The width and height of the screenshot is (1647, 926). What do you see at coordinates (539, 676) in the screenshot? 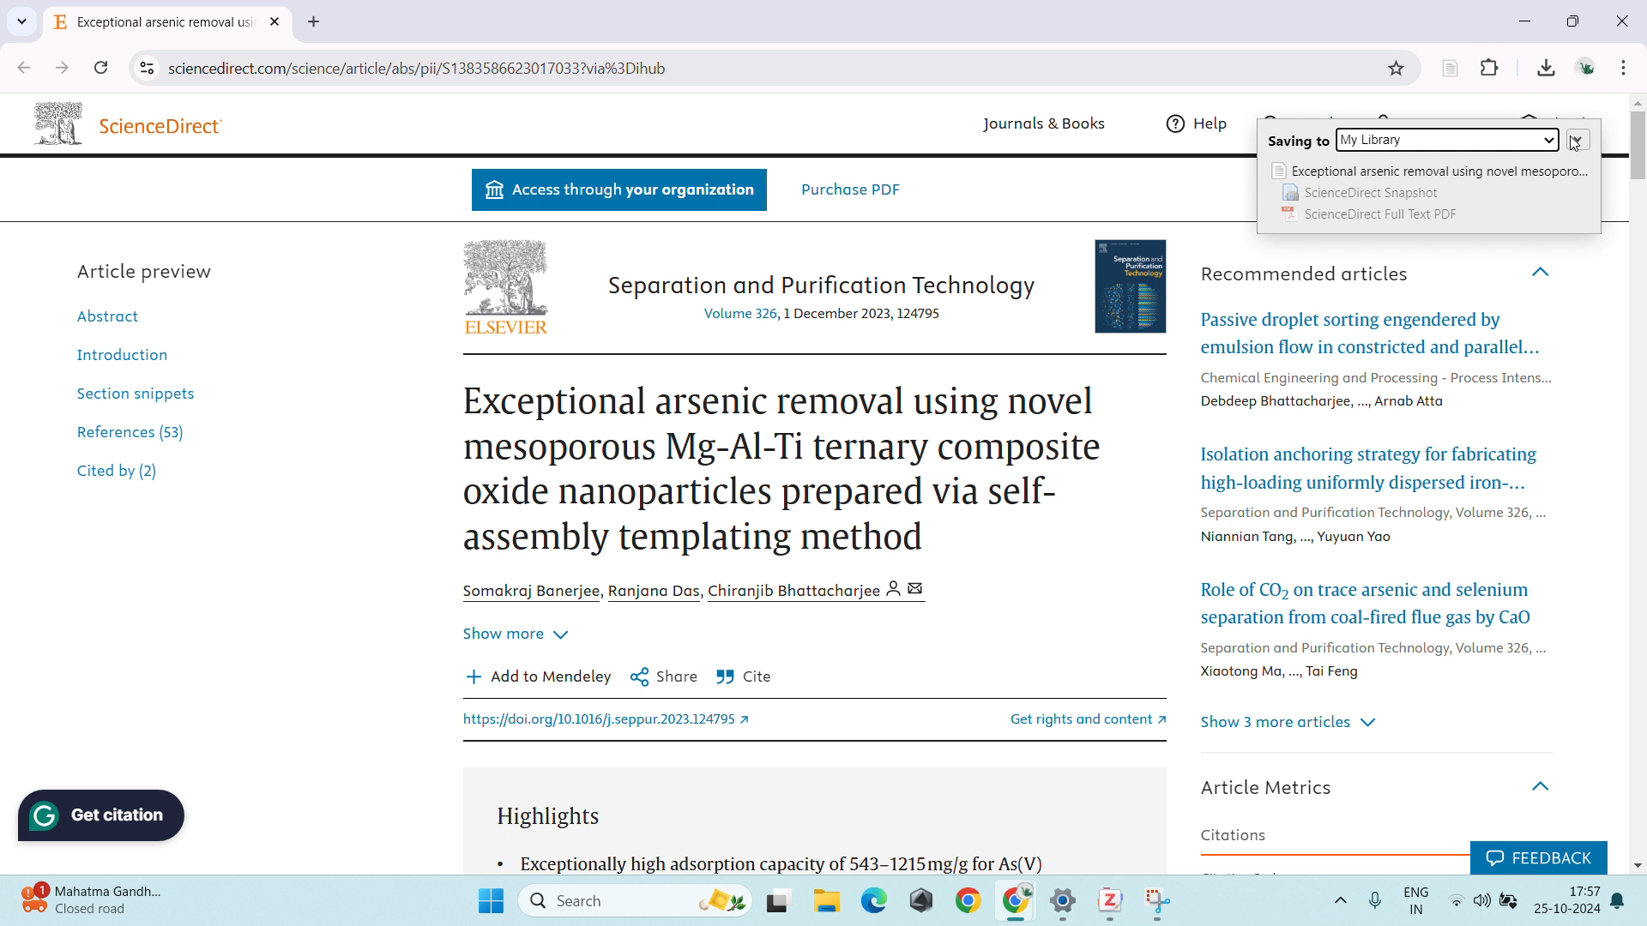
I see `Add to Mendeley` at bounding box center [539, 676].